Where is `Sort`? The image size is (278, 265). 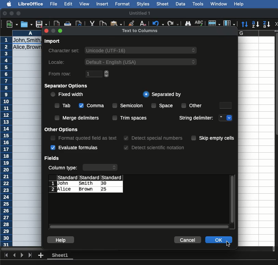 Sort is located at coordinates (245, 24).